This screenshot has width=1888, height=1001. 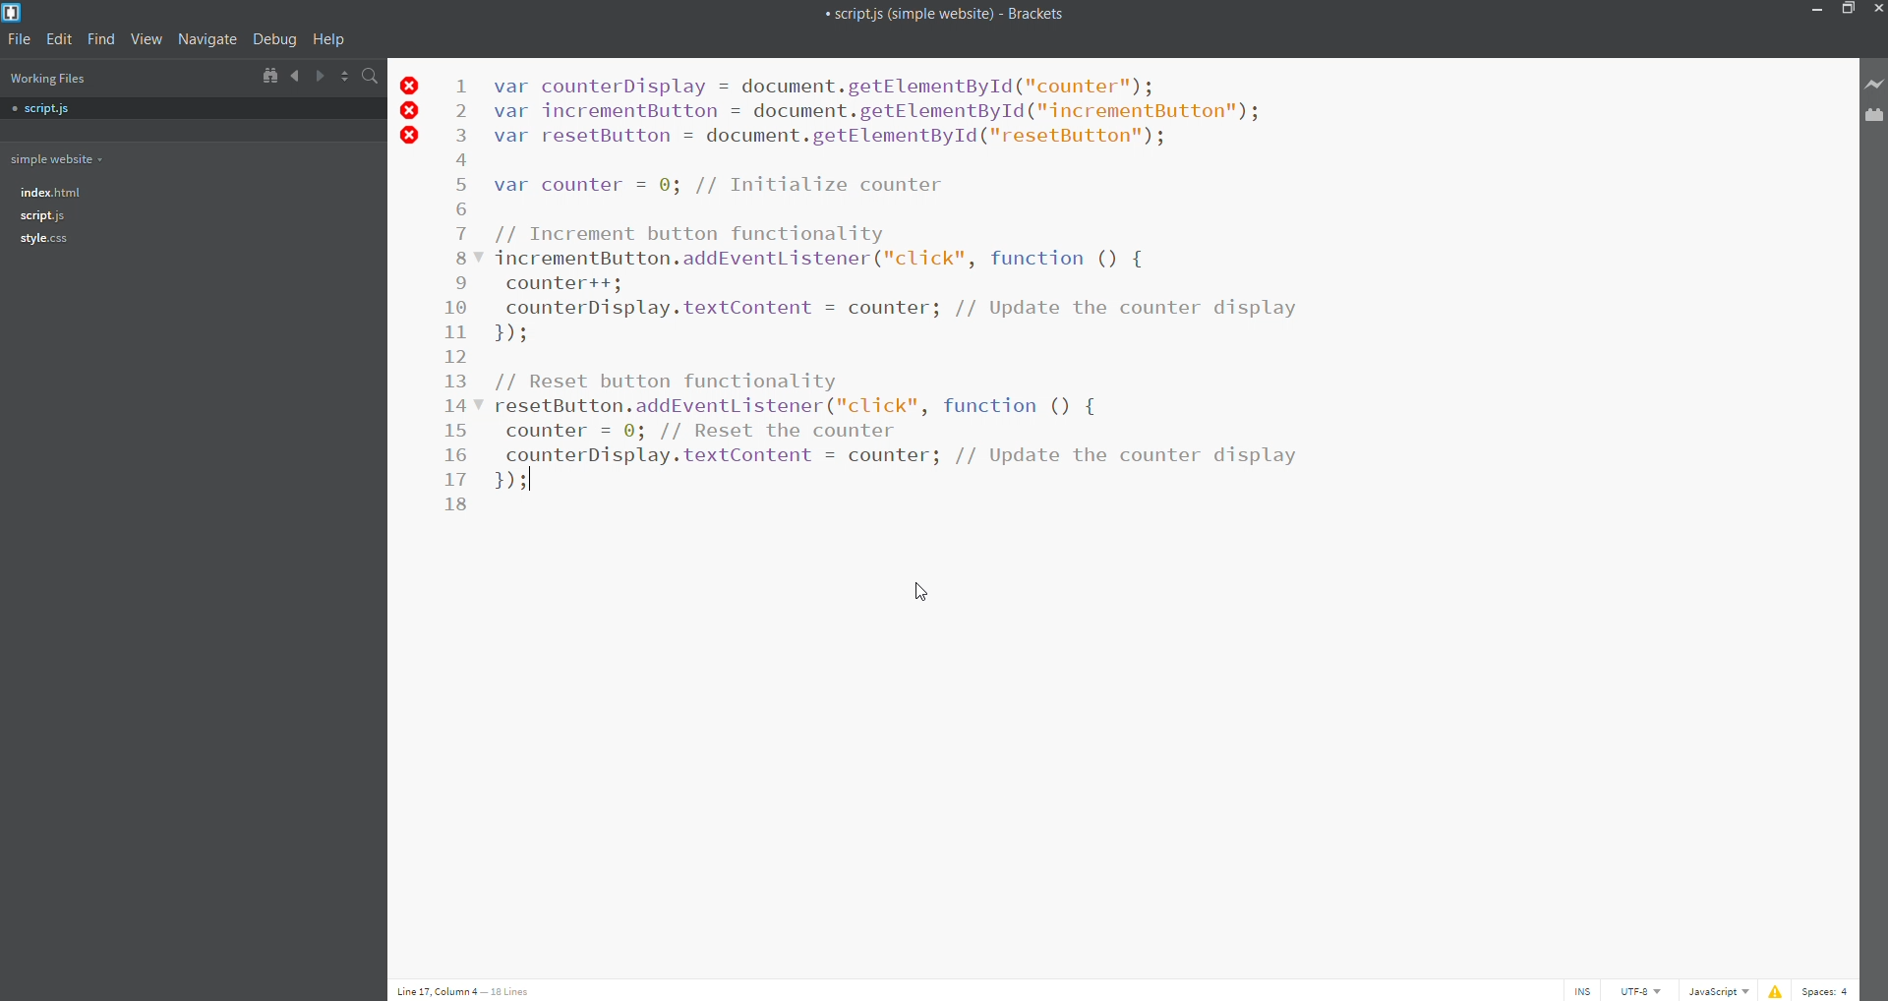 What do you see at coordinates (47, 79) in the screenshot?
I see `working files` at bounding box center [47, 79].